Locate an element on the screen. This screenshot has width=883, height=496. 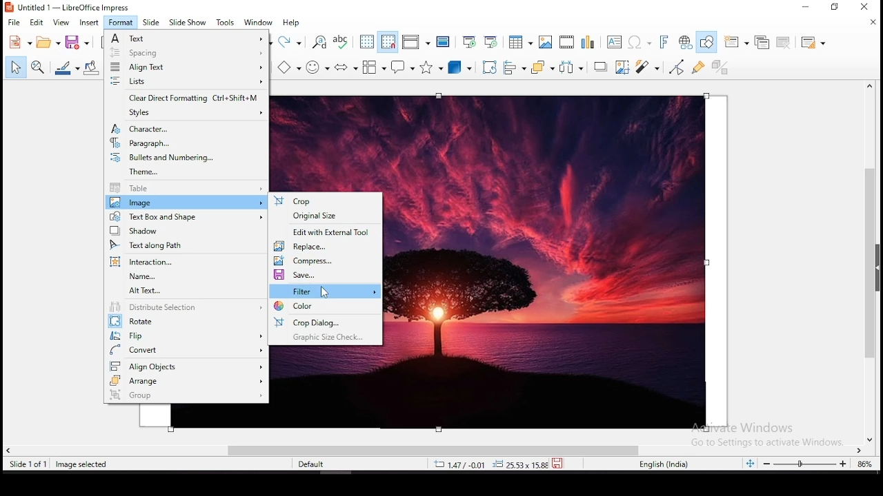
distribute segments is located at coordinates (186, 308).